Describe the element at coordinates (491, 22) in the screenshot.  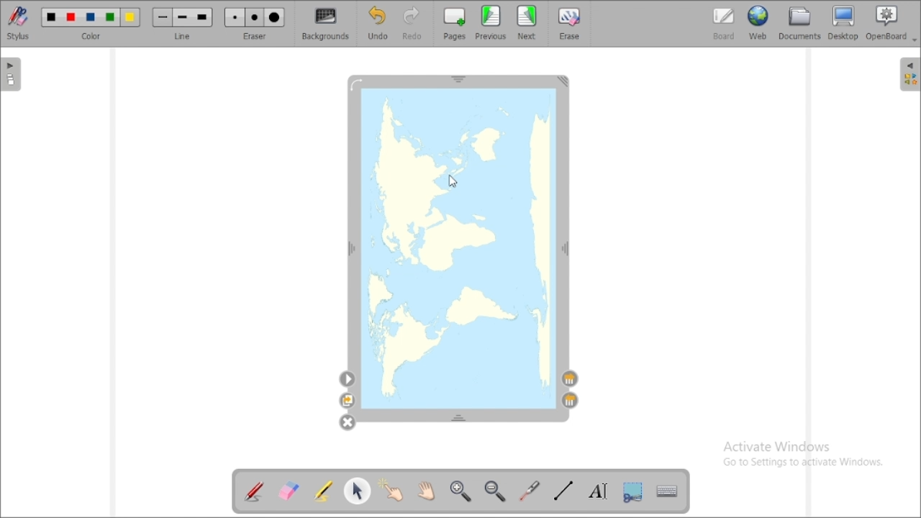
I see `previous` at that location.